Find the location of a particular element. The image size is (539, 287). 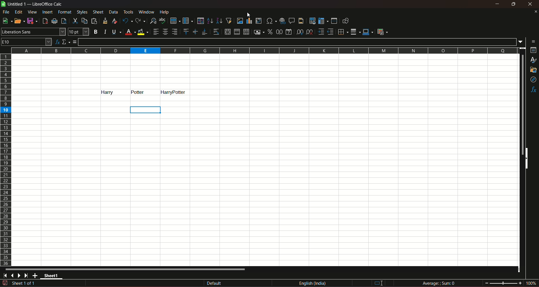

delete decimal place is located at coordinates (309, 32).